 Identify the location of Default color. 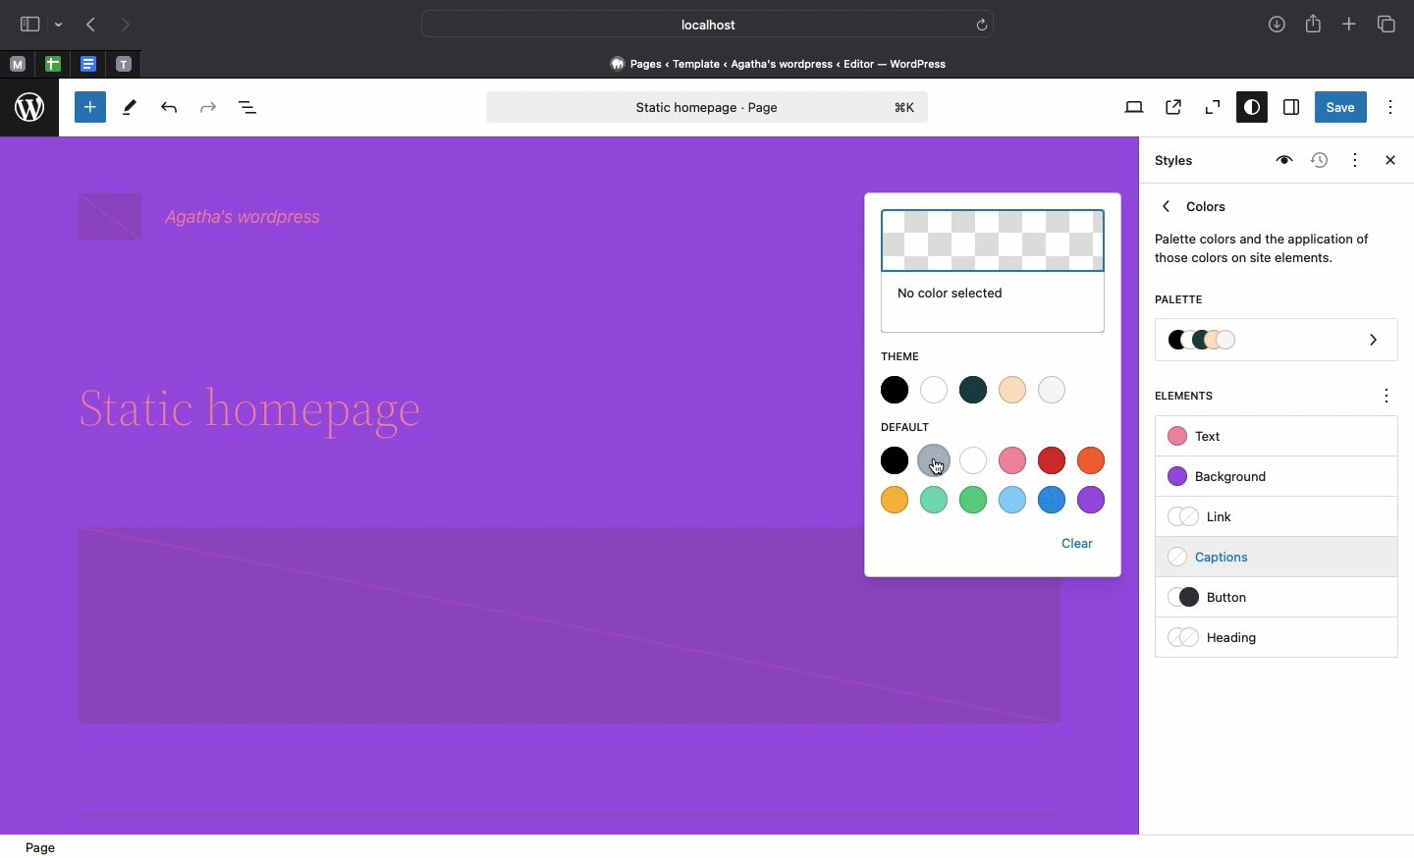
(999, 481).